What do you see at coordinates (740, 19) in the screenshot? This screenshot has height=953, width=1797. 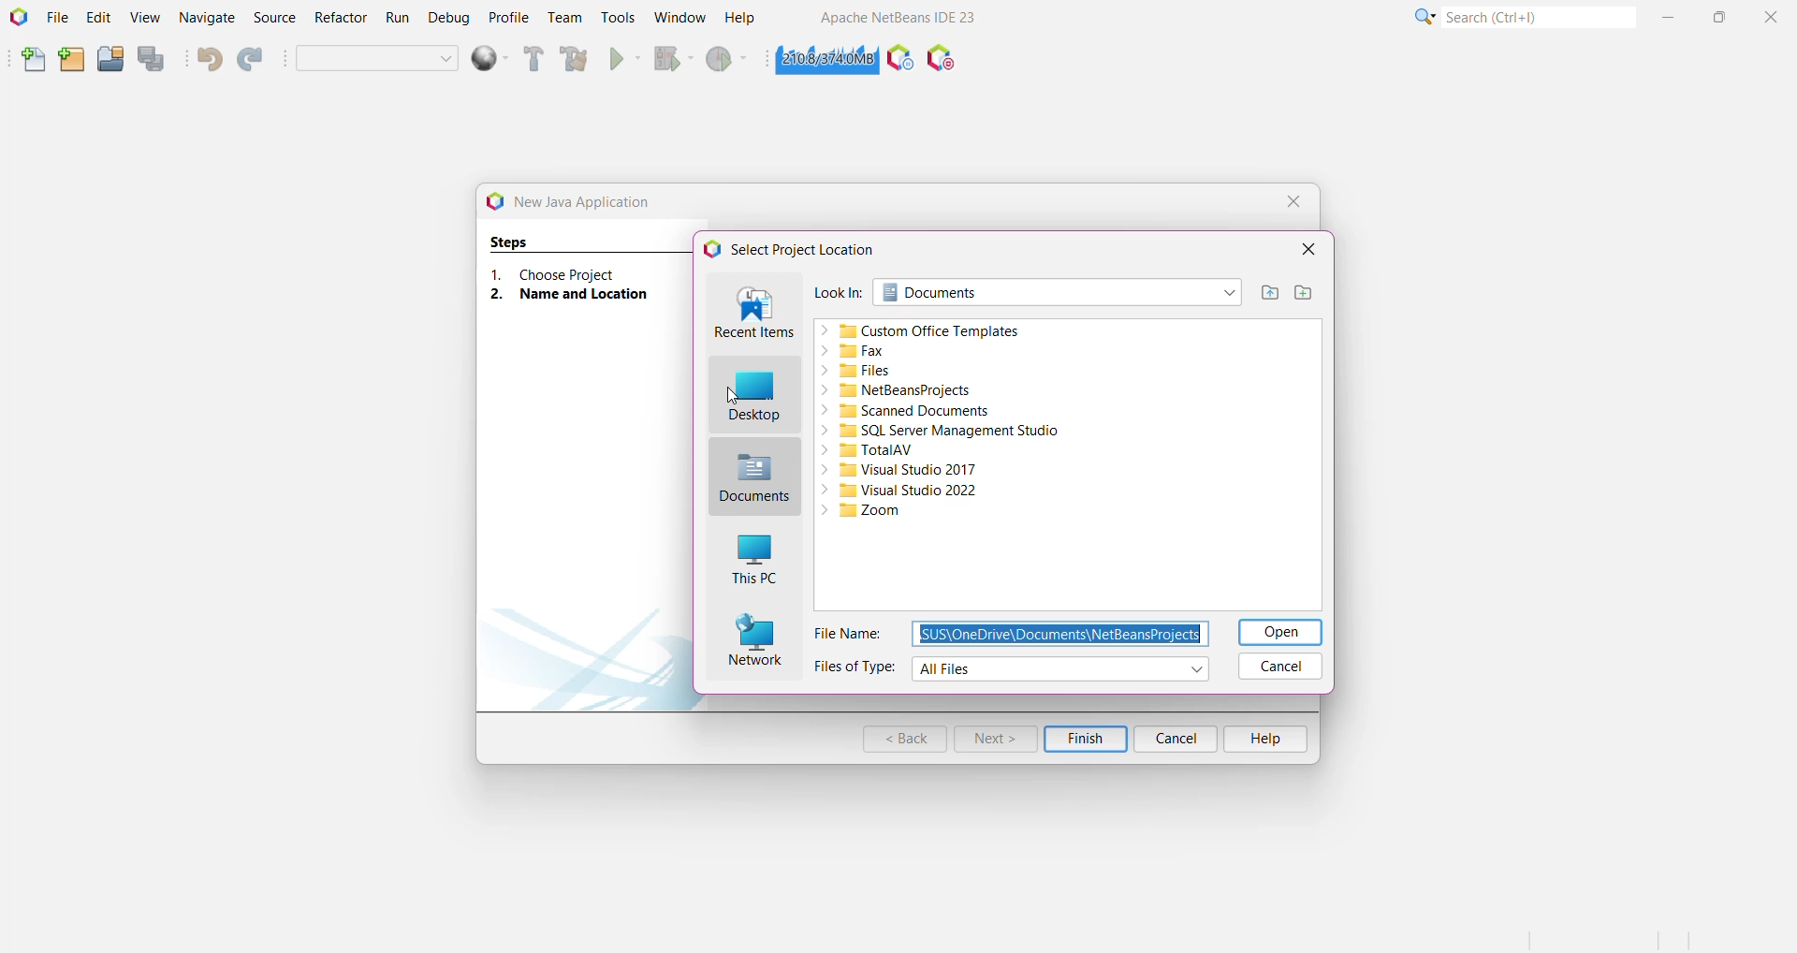 I see `Help` at bounding box center [740, 19].